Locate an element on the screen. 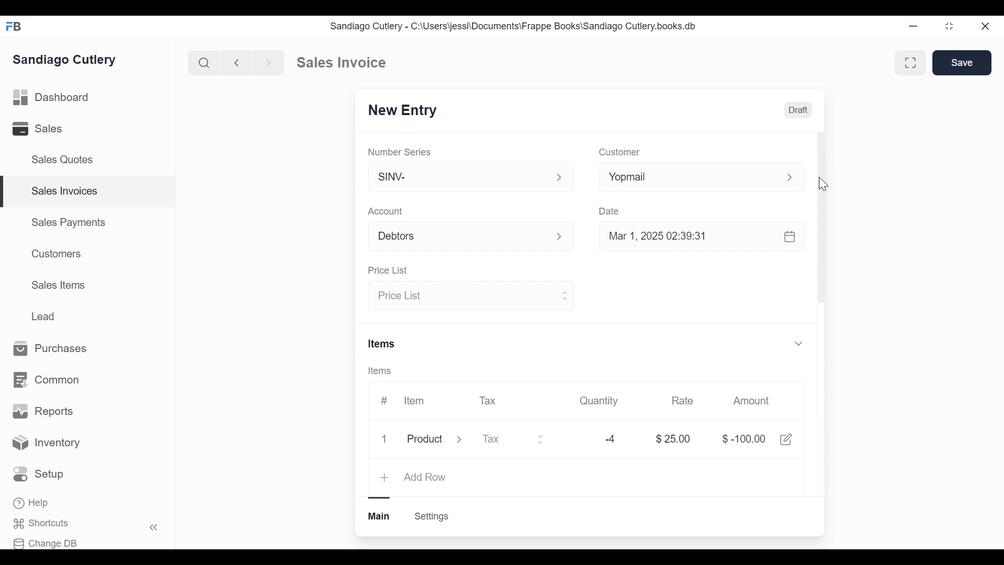 This screenshot has height=565, width=1004. Save is located at coordinates (962, 63).